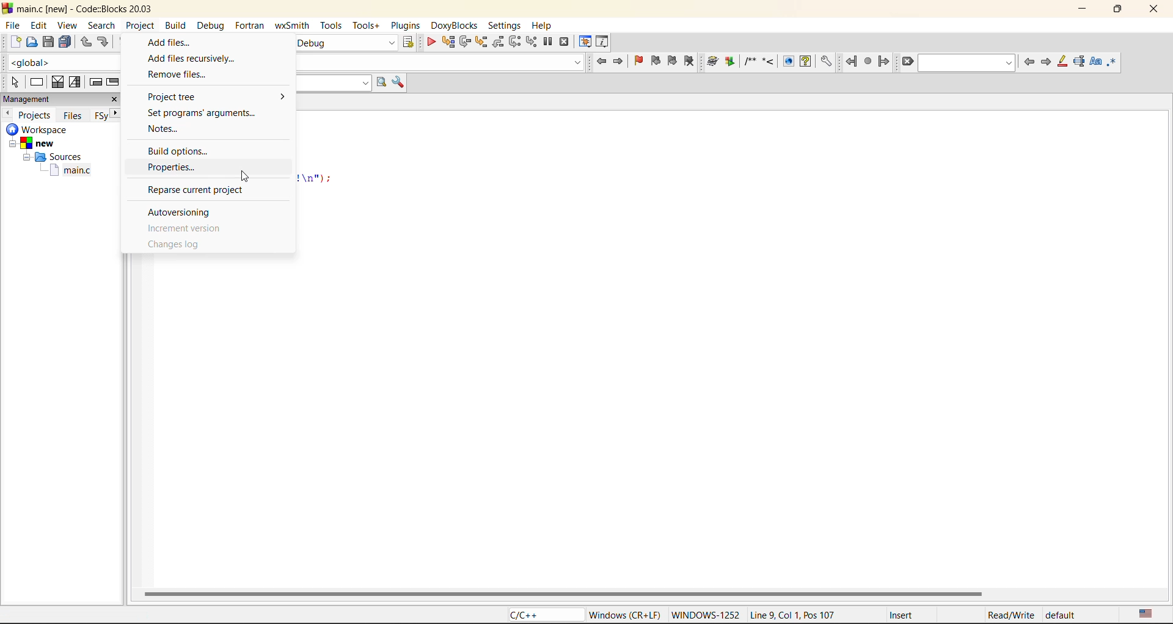 The height and width of the screenshot is (624, 1173). Describe the element at coordinates (11, 26) in the screenshot. I see `file` at that location.